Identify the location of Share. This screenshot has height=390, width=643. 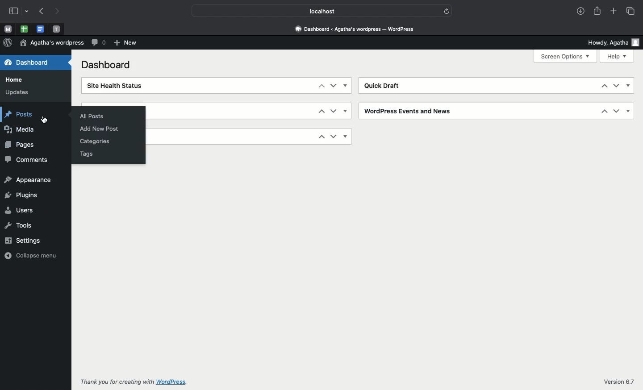
(597, 12).